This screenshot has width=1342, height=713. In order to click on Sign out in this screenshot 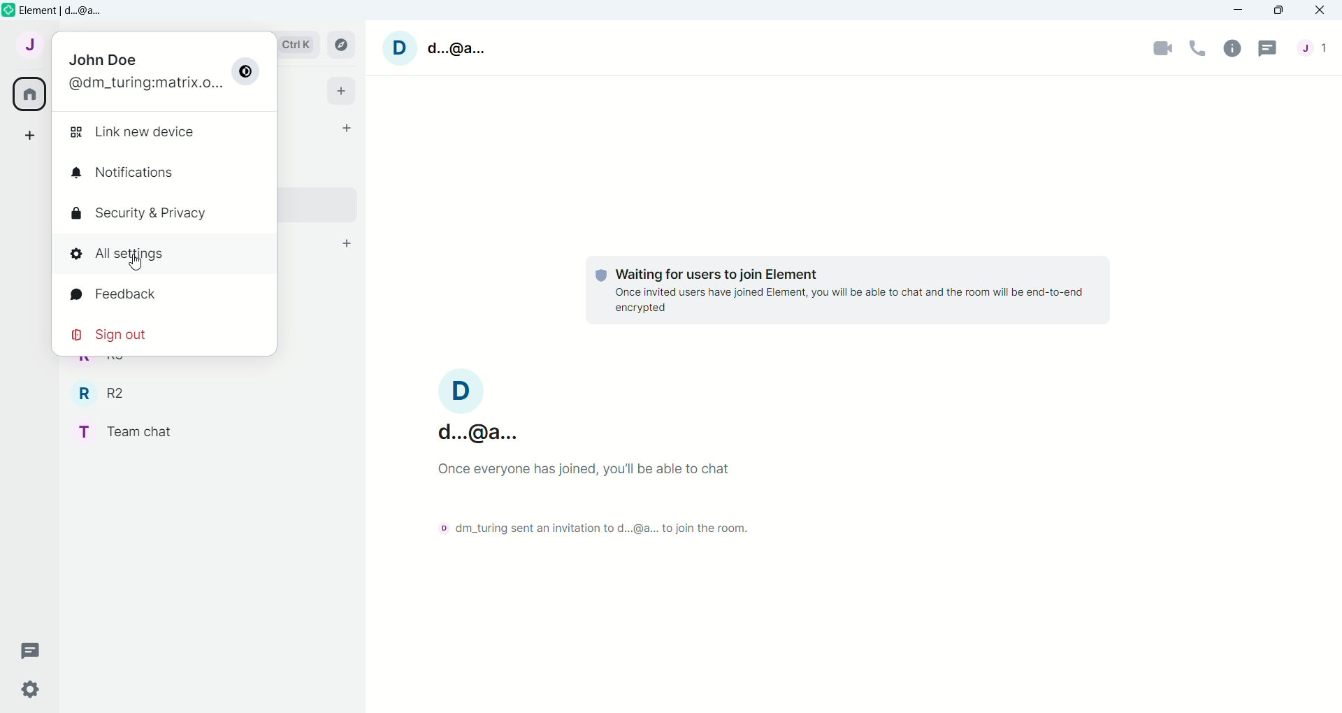, I will do `click(112, 335)`.